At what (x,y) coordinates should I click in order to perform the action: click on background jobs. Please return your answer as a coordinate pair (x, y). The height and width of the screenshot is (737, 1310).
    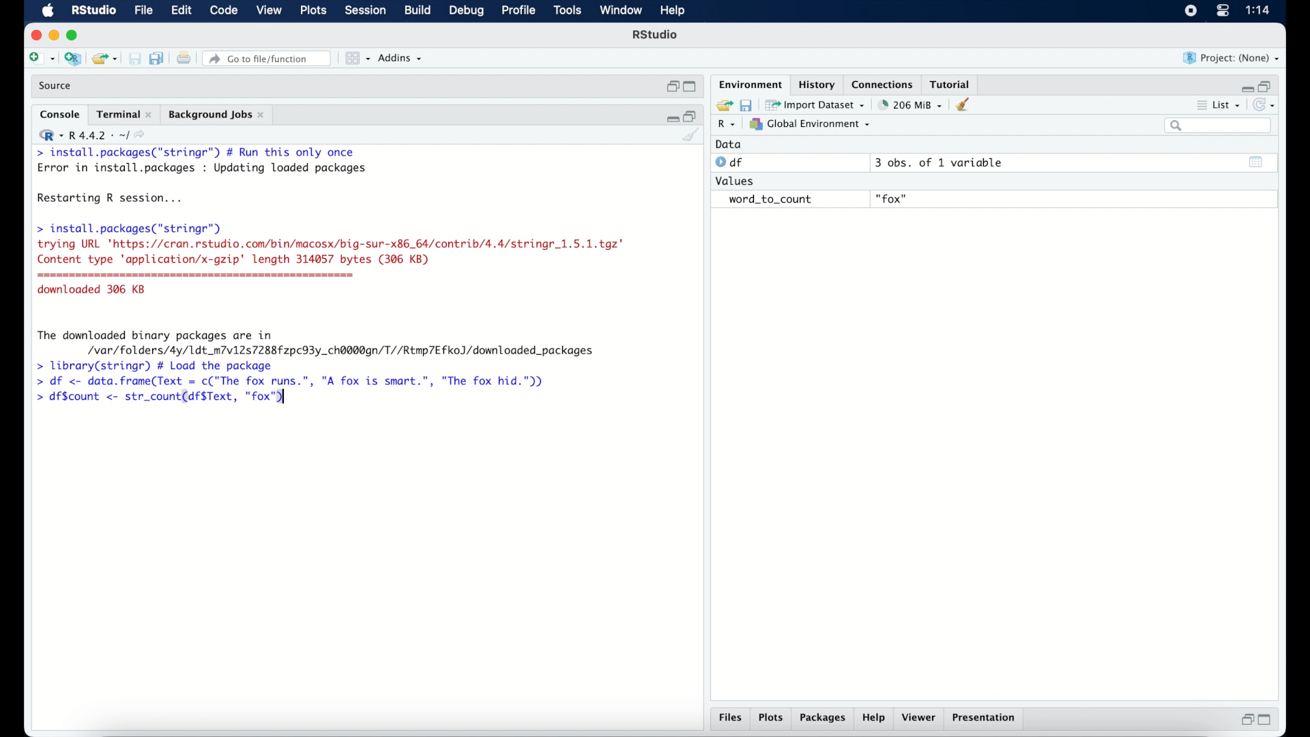
    Looking at the image, I should click on (218, 116).